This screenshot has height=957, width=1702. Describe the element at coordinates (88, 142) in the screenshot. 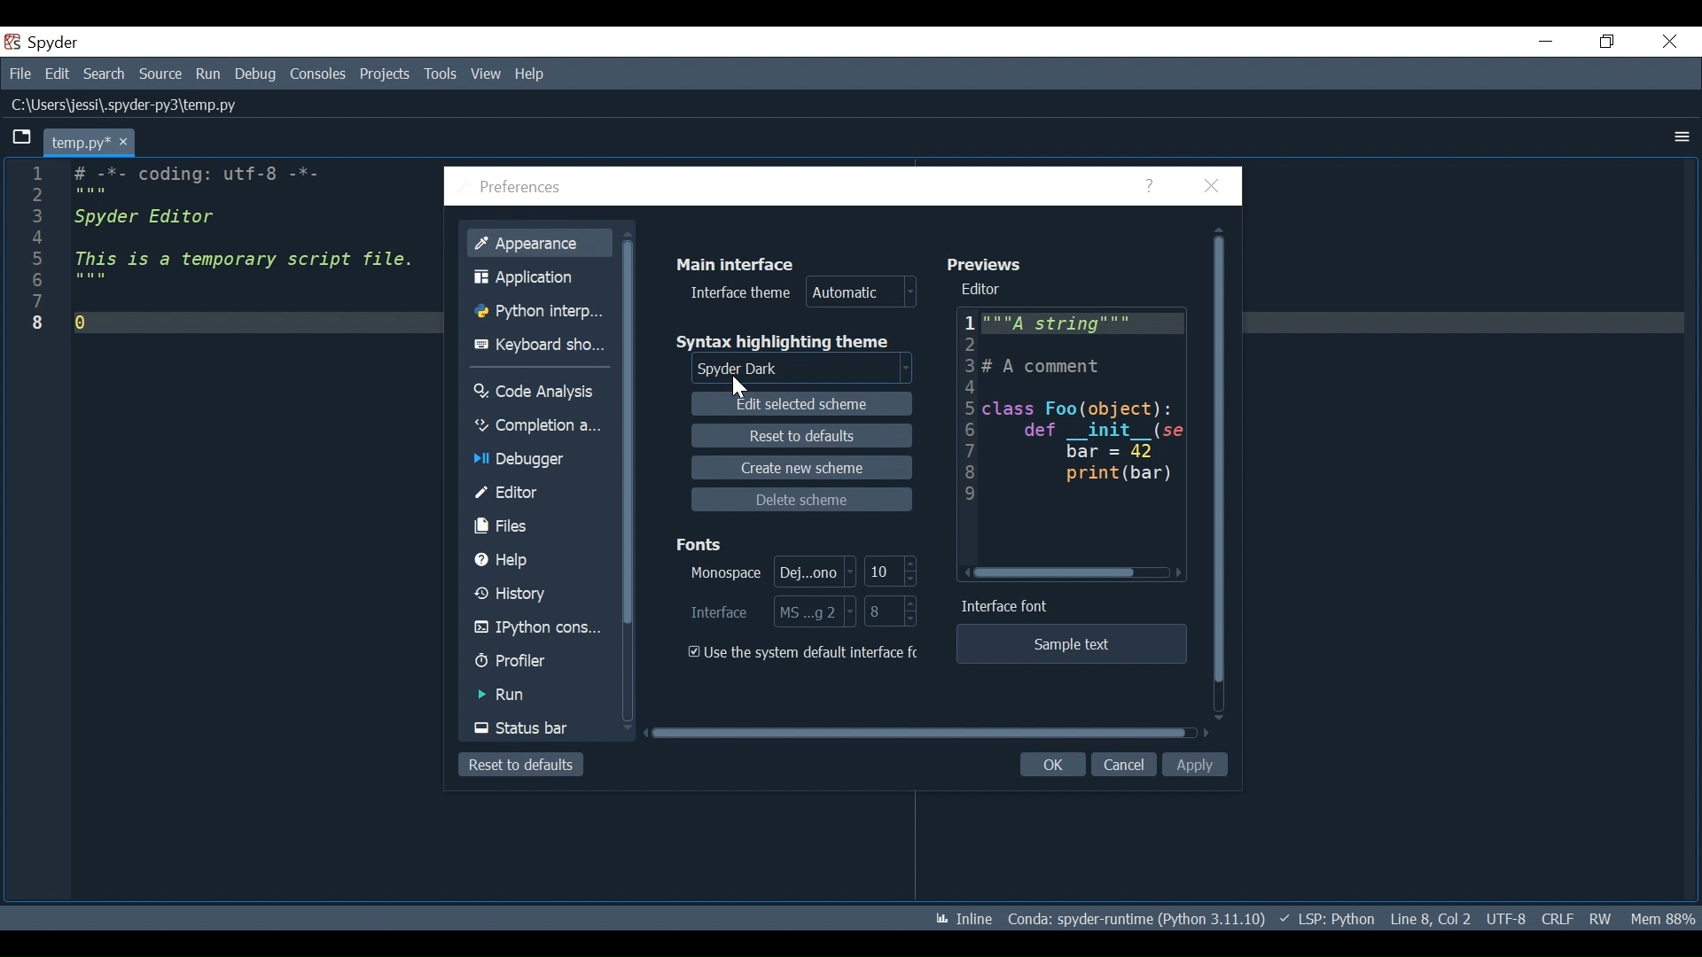

I see `Current tab` at that location.